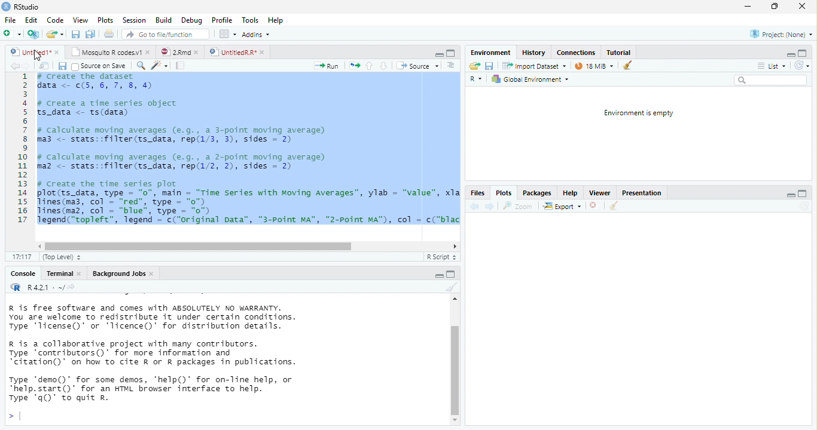  Describe the element at coordinates (14, 66) in the screenshot. I see `back` at that location.